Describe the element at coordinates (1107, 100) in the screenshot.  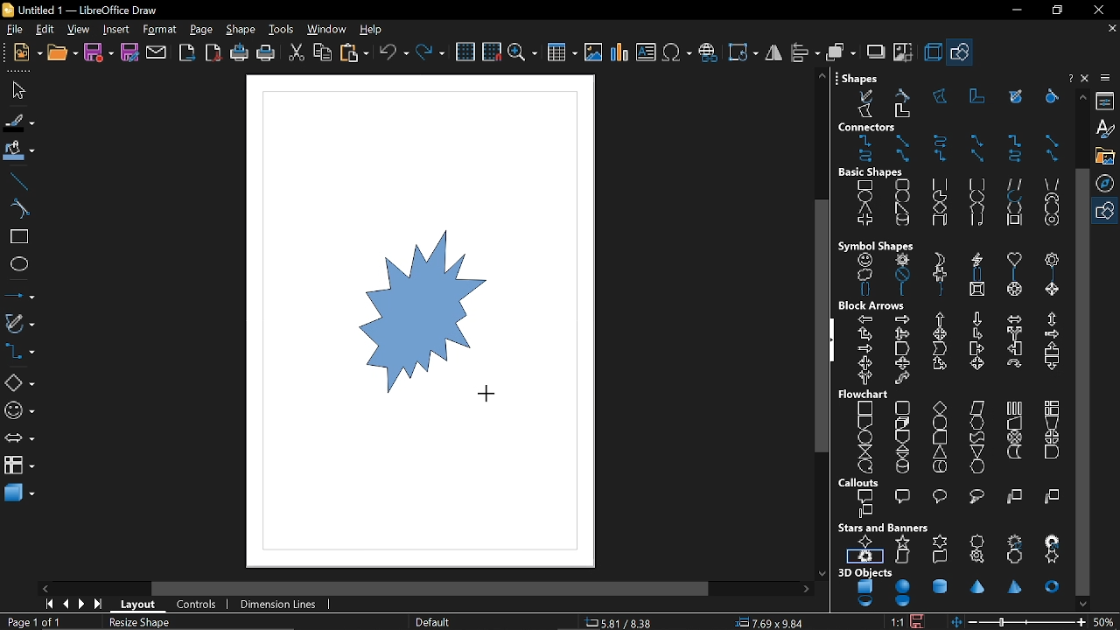
I see `Properties` at that location.